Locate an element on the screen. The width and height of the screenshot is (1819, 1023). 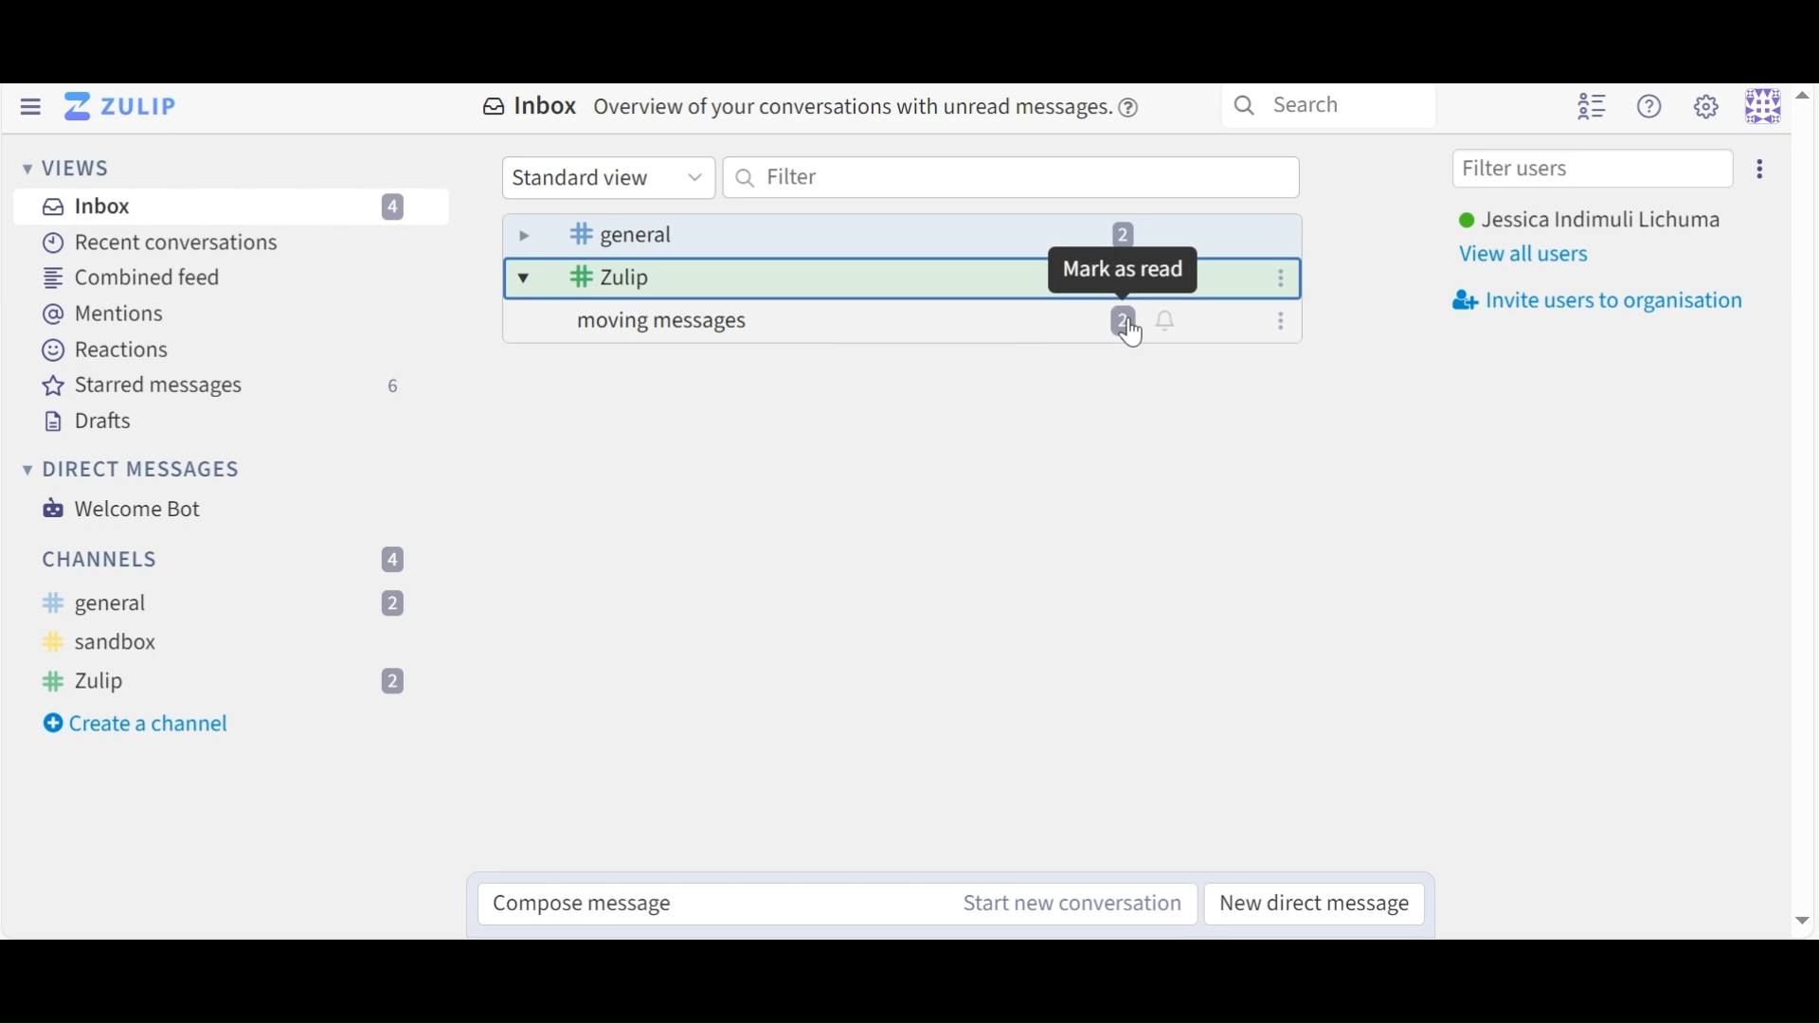
Recent Conversations is located at coordinates (164, 243).